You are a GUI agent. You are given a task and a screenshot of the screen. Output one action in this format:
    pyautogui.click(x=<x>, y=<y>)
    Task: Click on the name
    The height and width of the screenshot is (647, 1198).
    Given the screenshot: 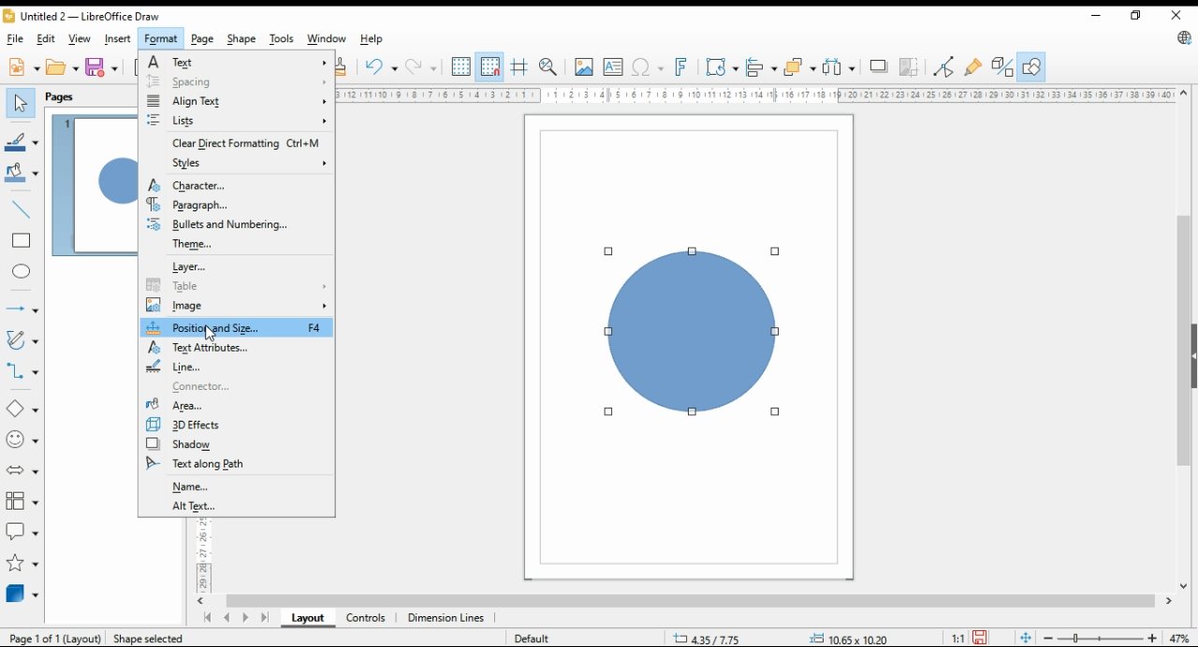 What is the action you would take?
    pyautogui.click(x=234, y=487)
    